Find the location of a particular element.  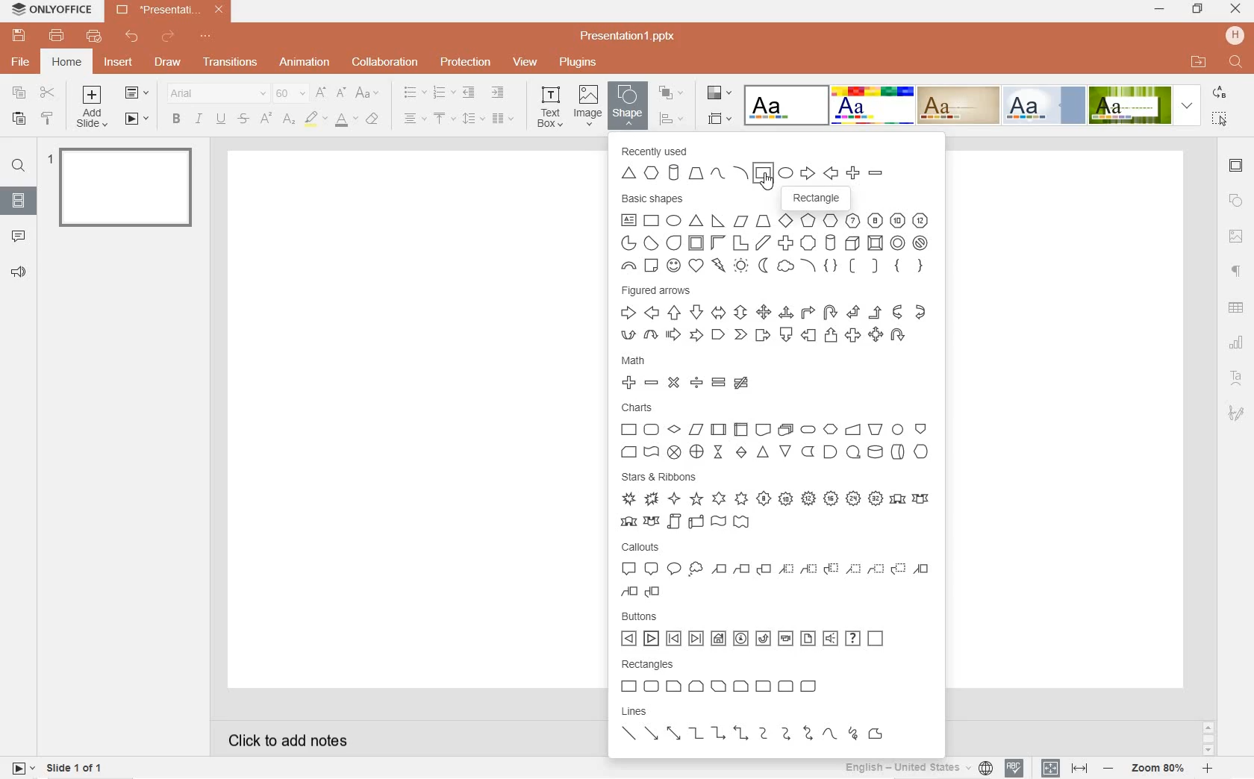

Punched Tape is located at coordinates (652, 453).